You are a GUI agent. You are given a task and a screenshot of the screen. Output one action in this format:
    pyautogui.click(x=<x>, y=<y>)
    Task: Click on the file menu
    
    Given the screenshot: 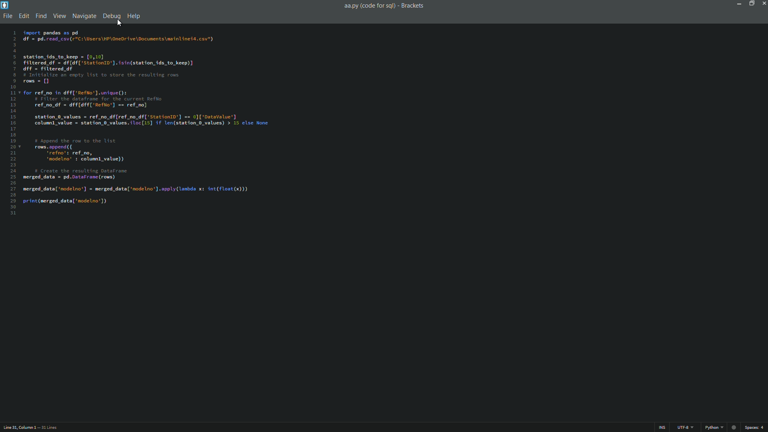 What is the action you would take?
    pyautogui.click(x=9, y=16)
    